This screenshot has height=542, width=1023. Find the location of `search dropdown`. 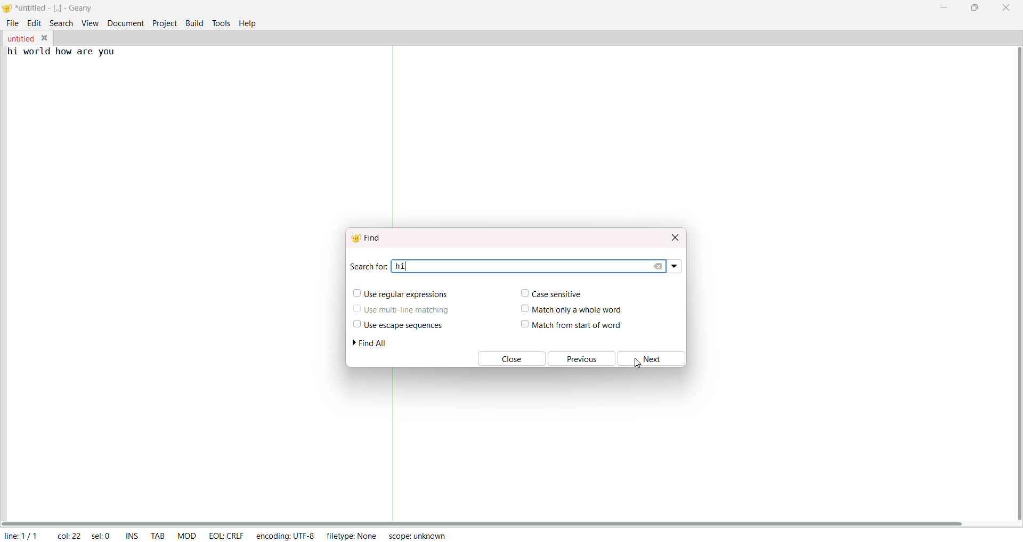

search dropdown is located at coordinates (678, 266).